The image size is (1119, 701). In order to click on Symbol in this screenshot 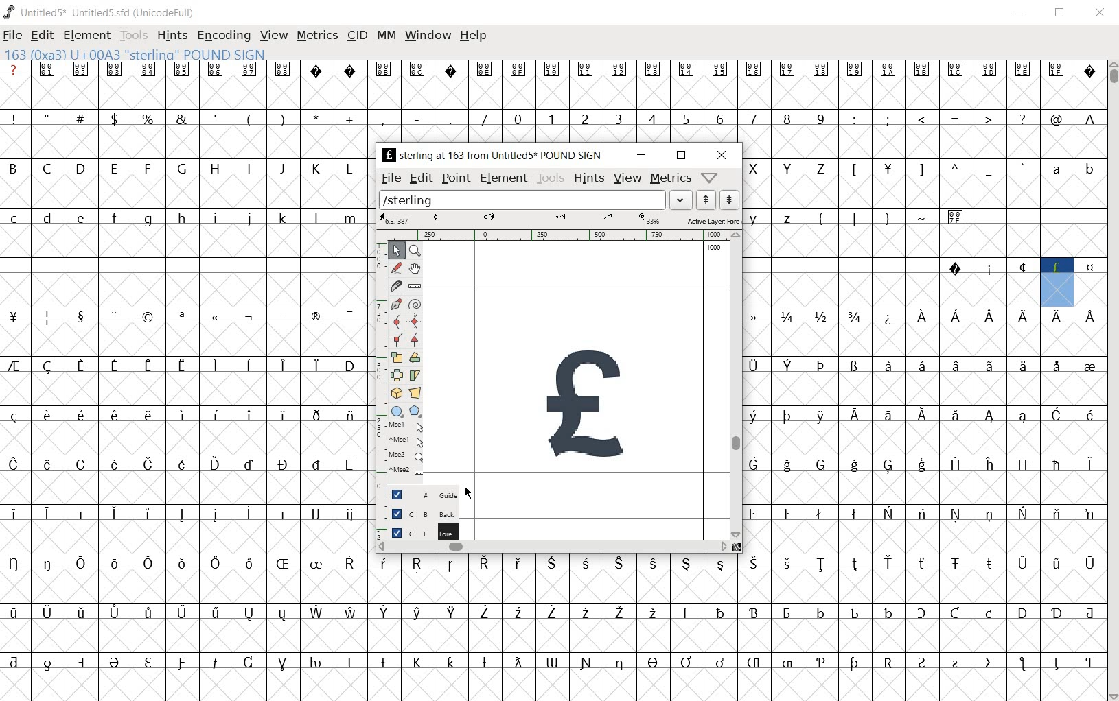, I will do `click(282, 664)`.